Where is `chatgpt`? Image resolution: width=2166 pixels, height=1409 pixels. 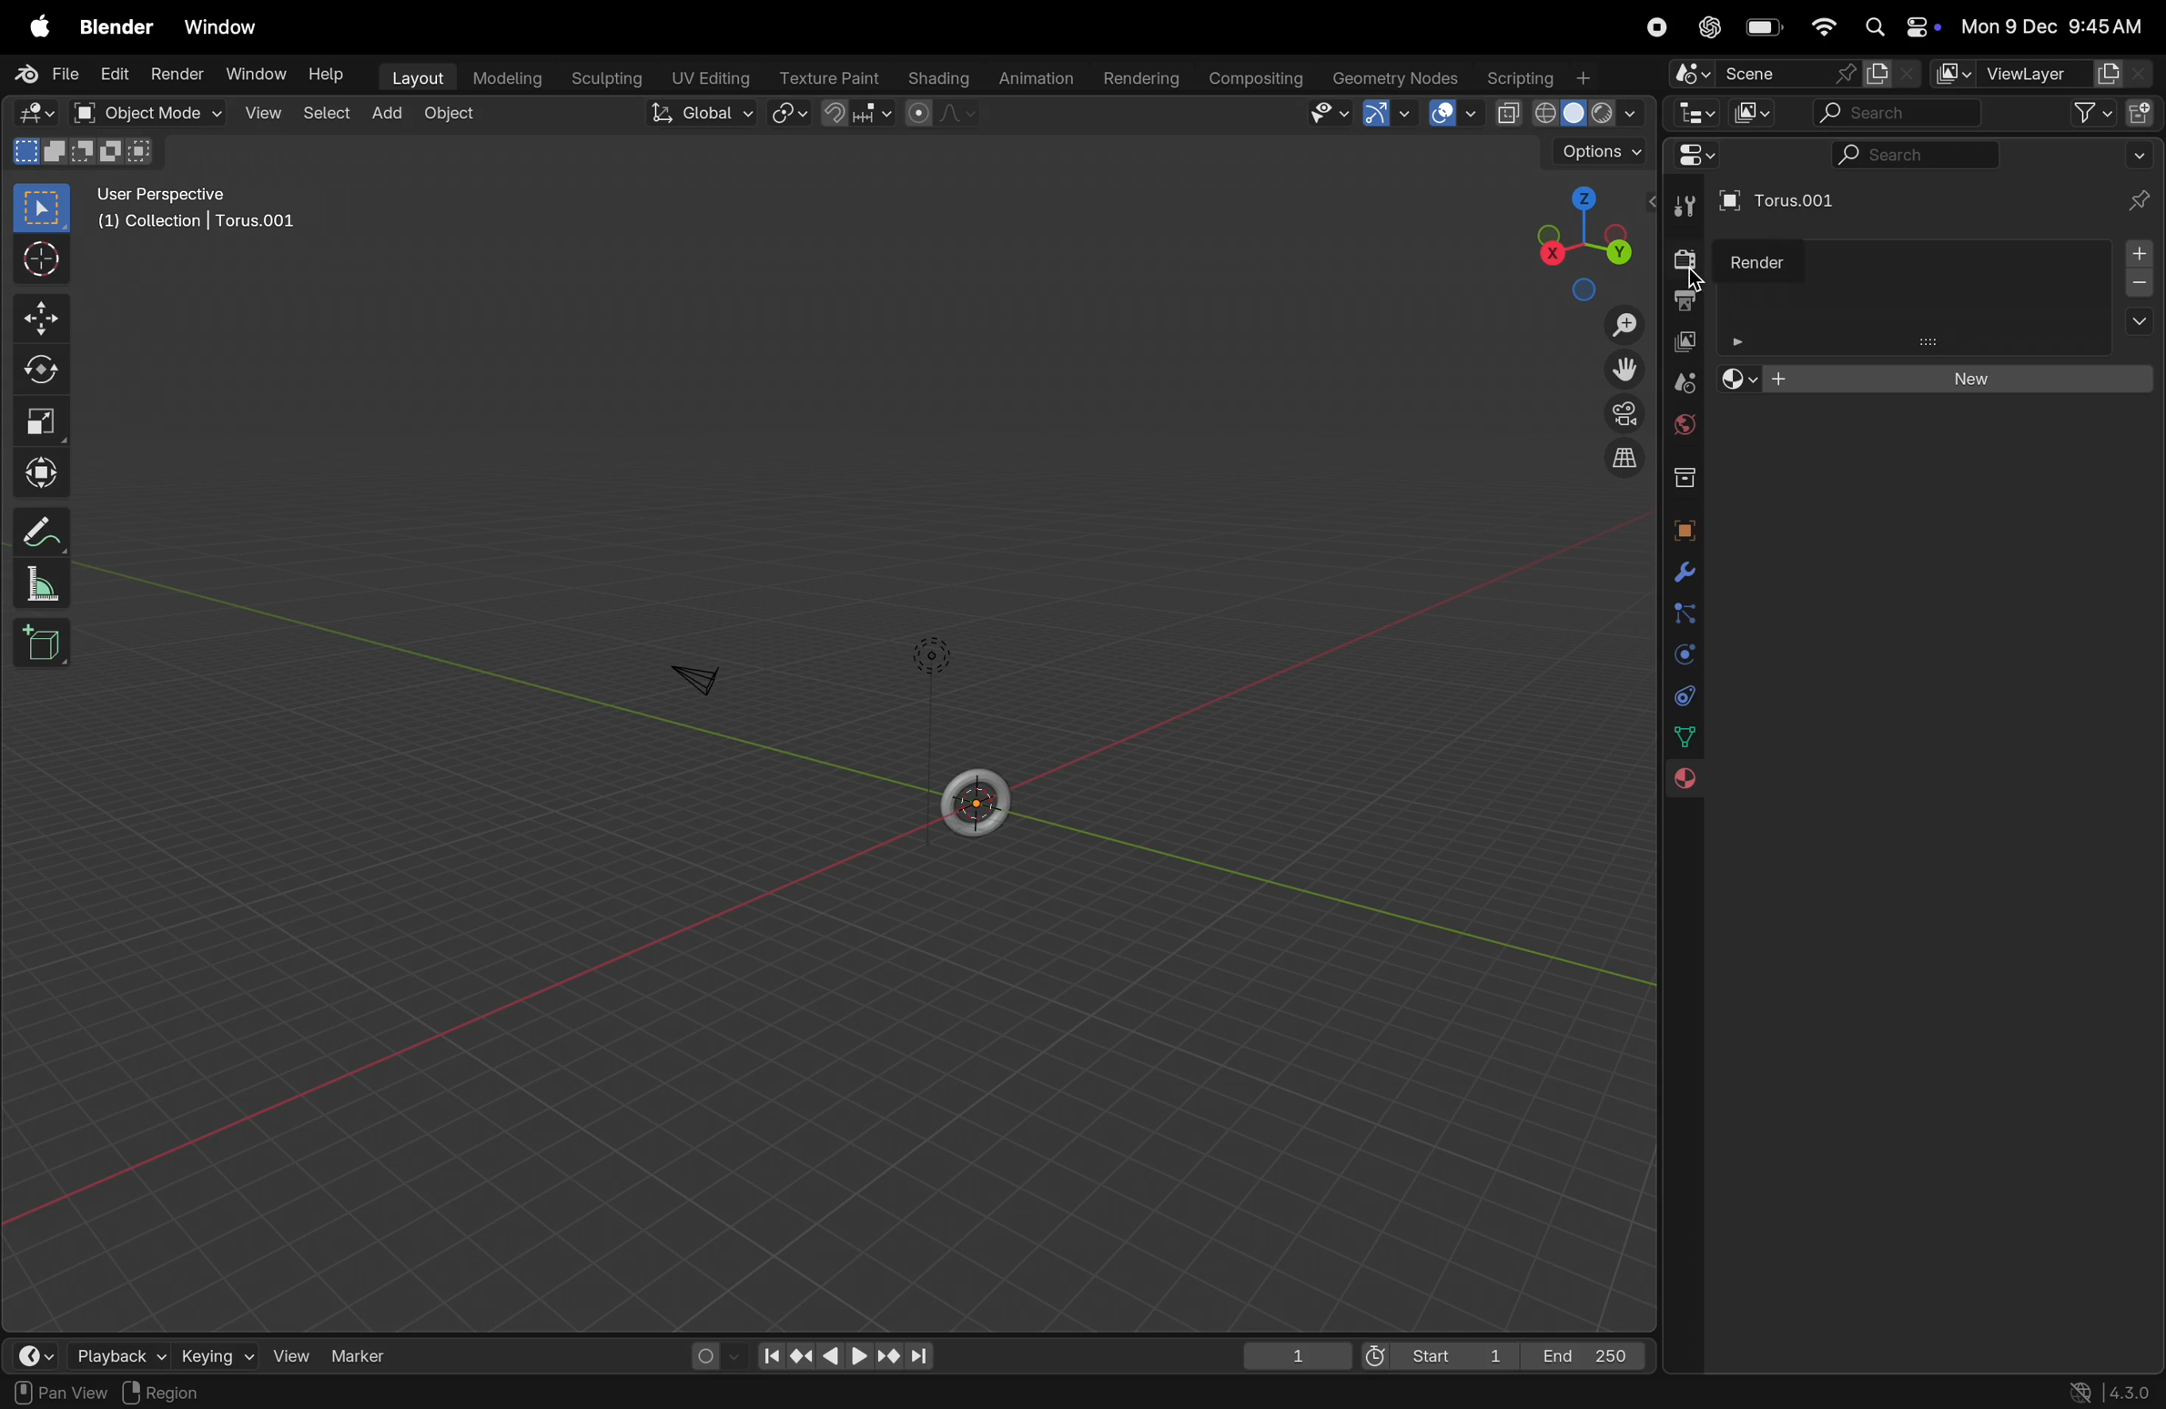
chatgpt is located at coordinates (1707, 27).